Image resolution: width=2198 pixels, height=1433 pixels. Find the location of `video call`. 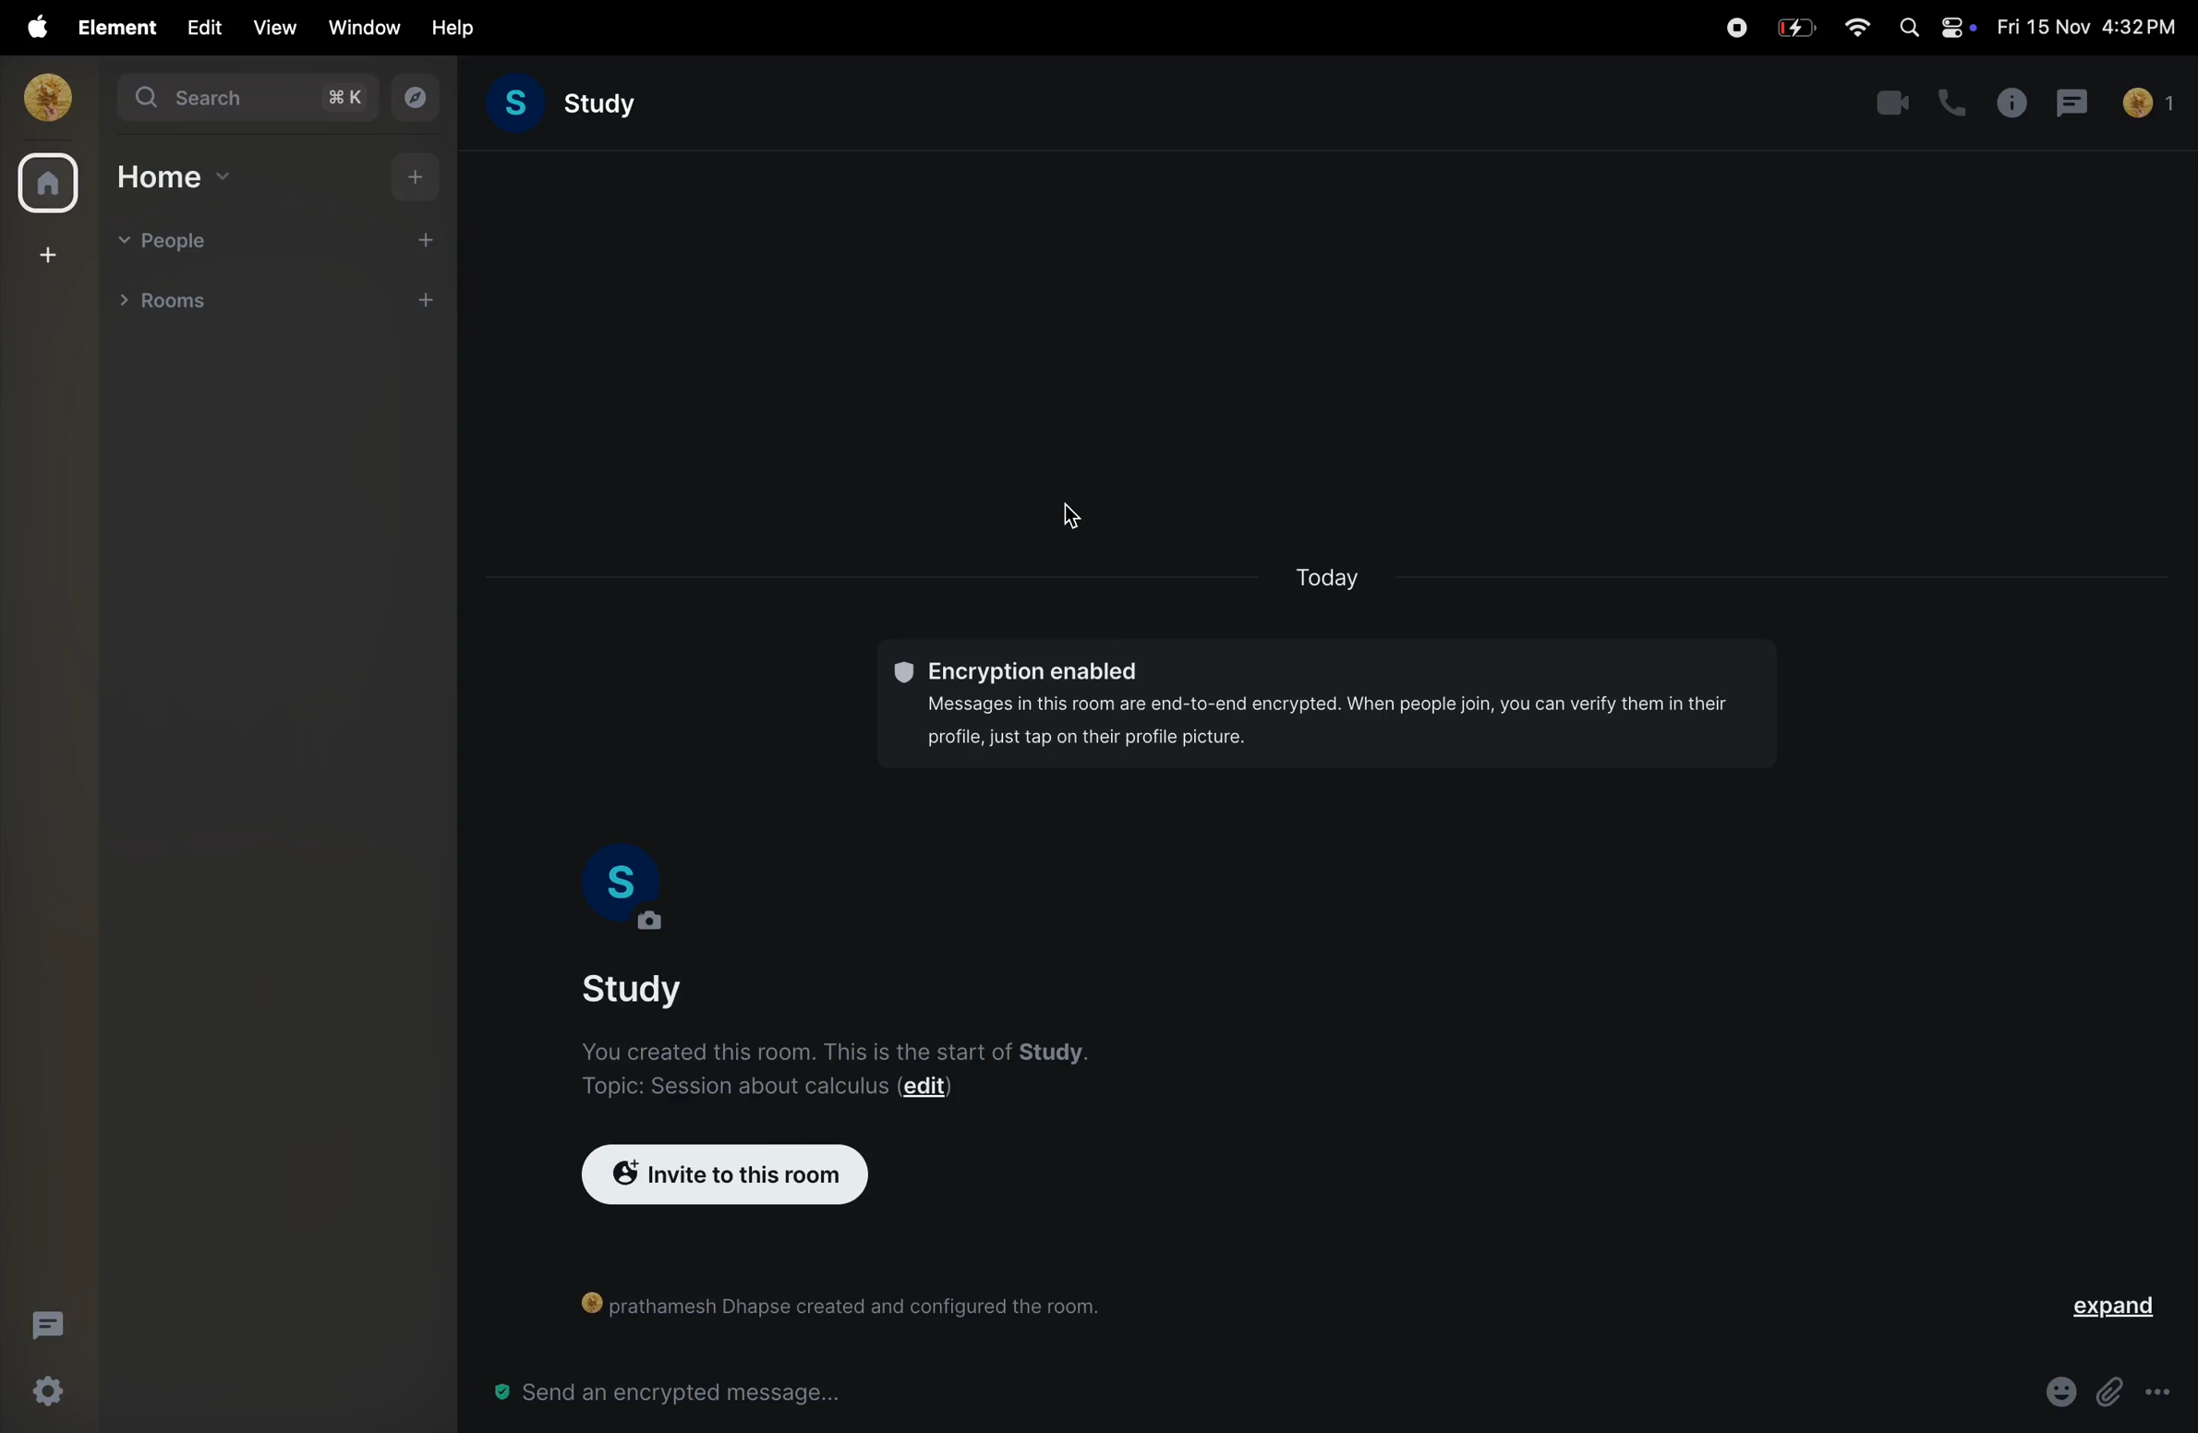

video call is located at coordinates (1890, 102).